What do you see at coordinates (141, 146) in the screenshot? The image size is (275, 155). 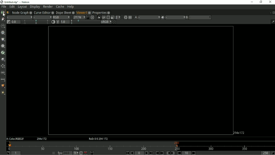 I see `Timeline` at bounding box center [141, 146].